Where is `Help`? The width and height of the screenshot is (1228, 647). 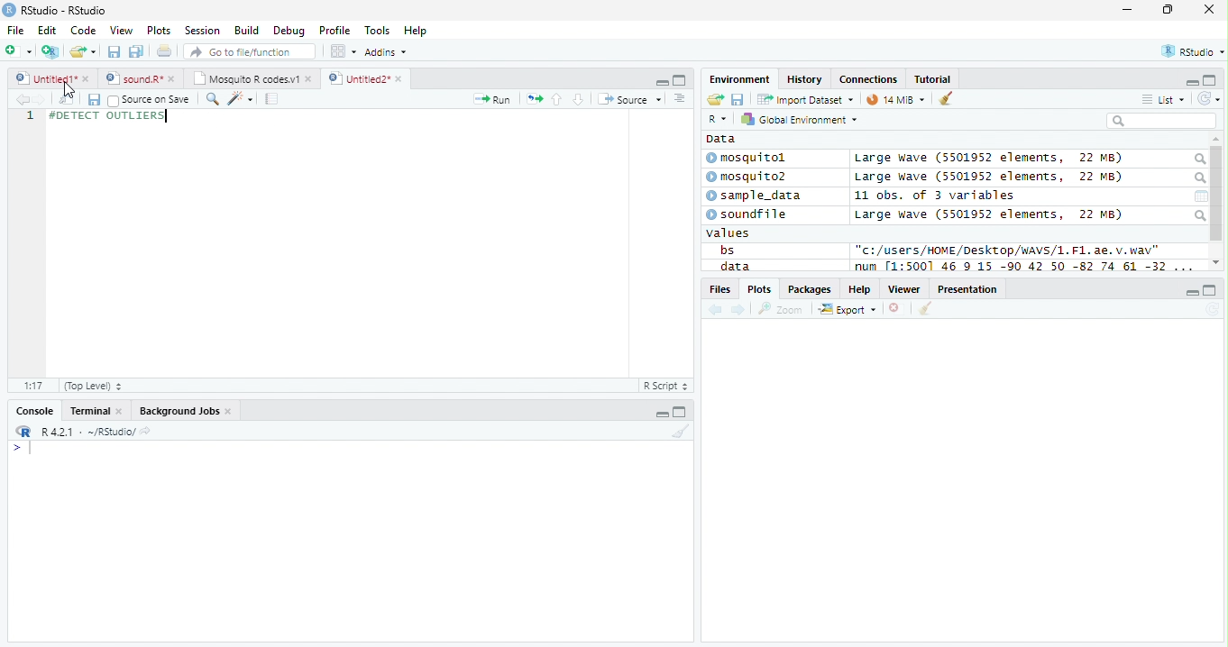 Help is located at coordinates (860, 288).